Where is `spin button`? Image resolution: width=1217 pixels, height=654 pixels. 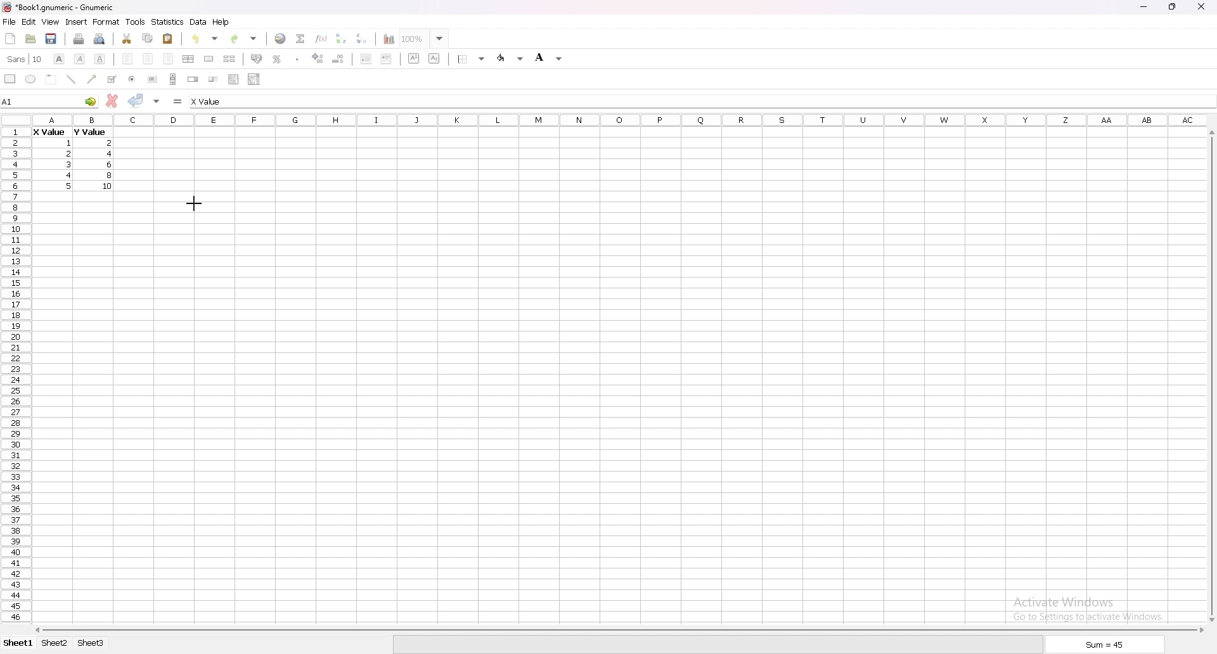 spin button is located at coordinates (193, 79).